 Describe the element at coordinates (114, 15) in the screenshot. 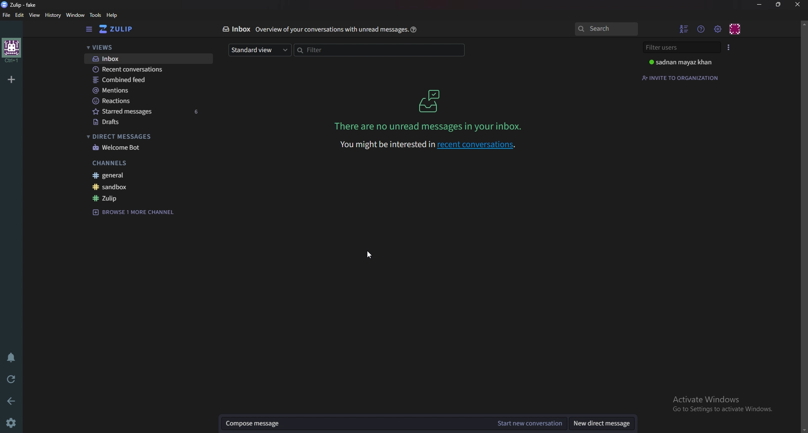

I see `Help` at that location.